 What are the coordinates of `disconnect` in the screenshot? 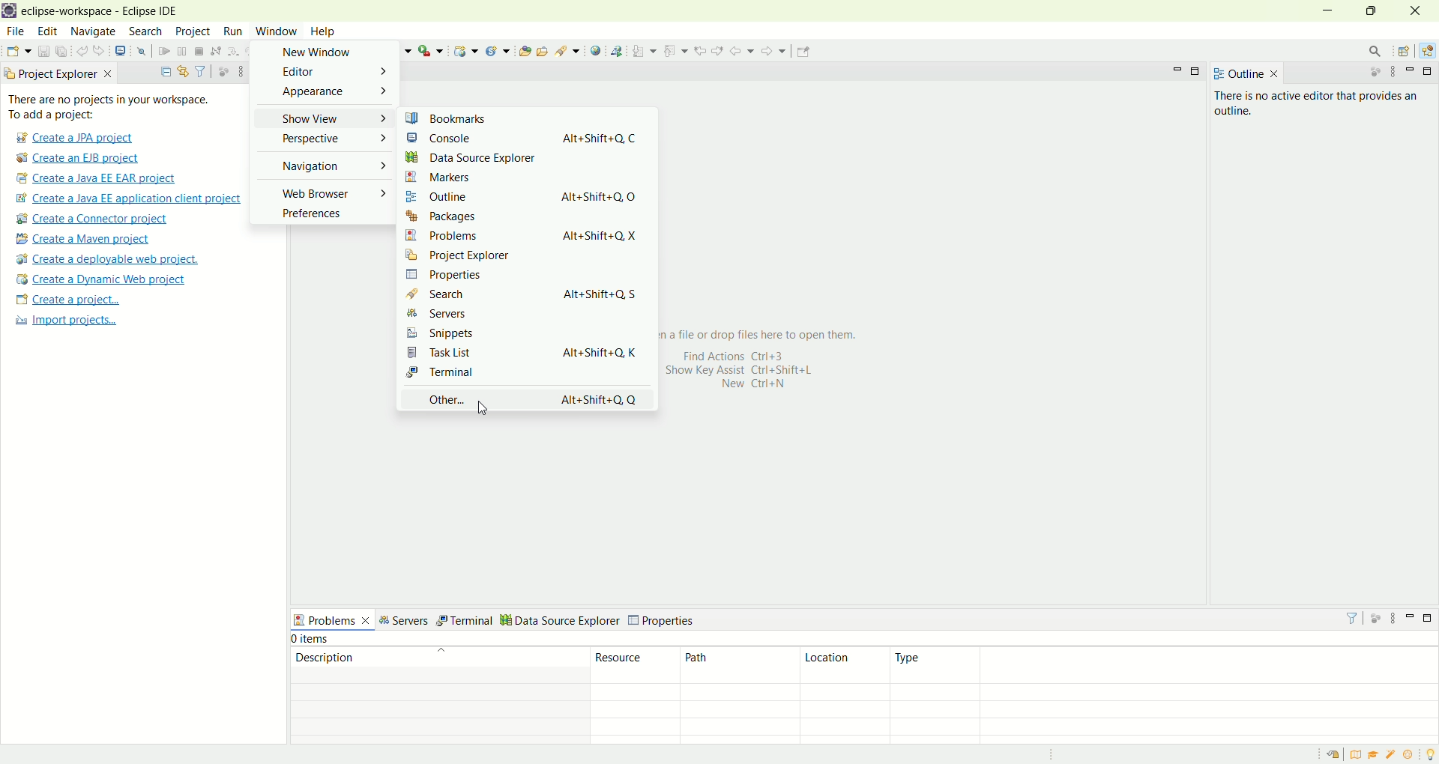 It's located at (214, 50).